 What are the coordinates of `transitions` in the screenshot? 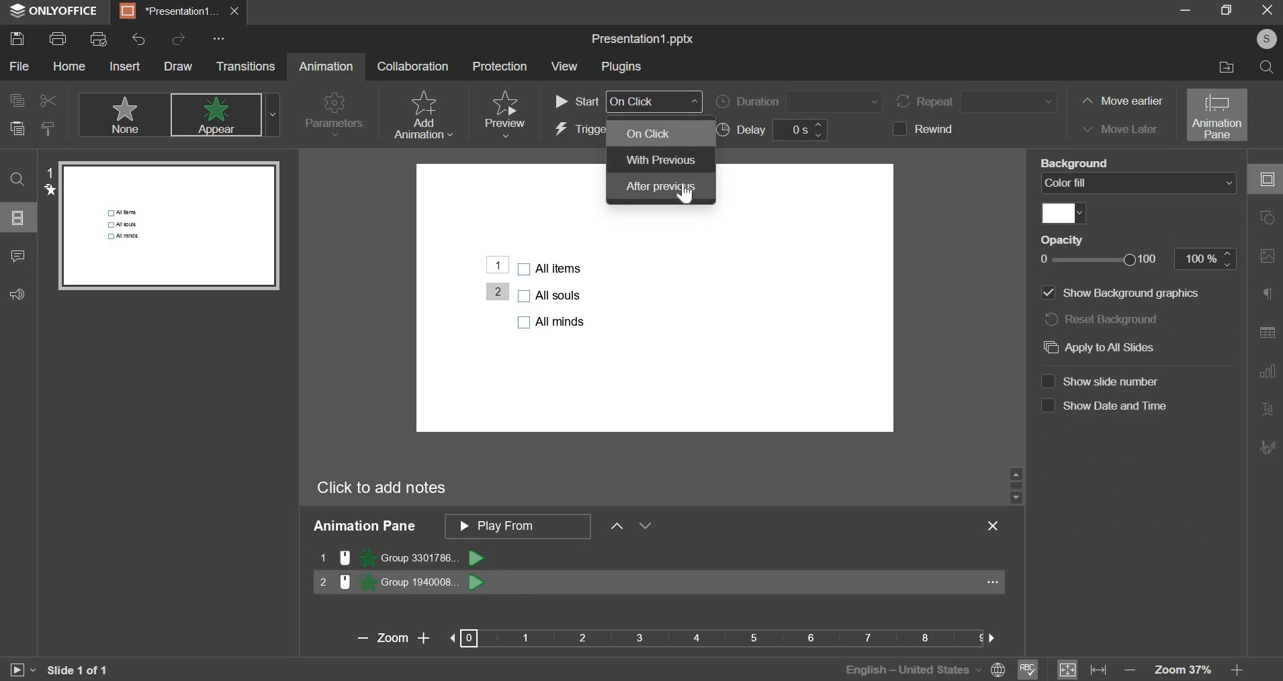 It's located at (245, 66).